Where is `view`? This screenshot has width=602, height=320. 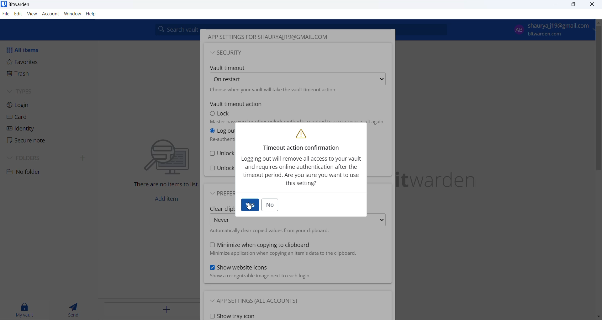
view is located at coordinates (32, 13).